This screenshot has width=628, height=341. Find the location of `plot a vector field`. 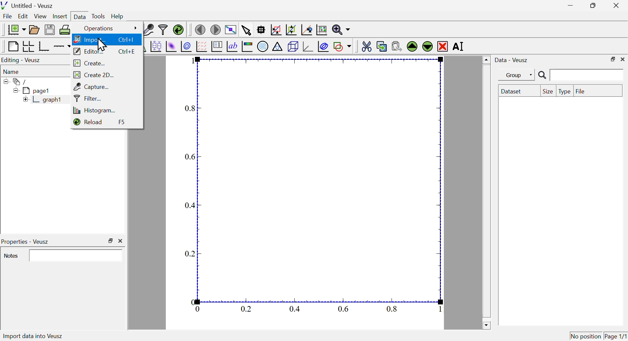

plot a vector field is located at coordinates (201, 46).